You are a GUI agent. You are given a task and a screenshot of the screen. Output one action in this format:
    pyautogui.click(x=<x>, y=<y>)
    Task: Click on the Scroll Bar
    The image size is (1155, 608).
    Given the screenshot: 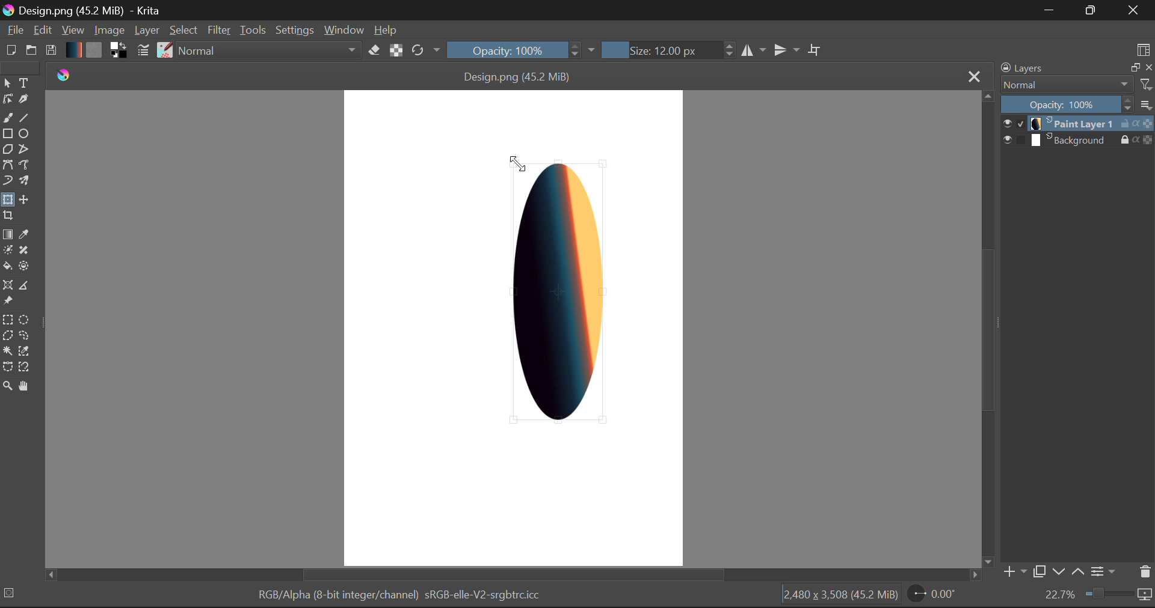 What is the action you would take?
    pyautogui.click(x=986, y=328)
    